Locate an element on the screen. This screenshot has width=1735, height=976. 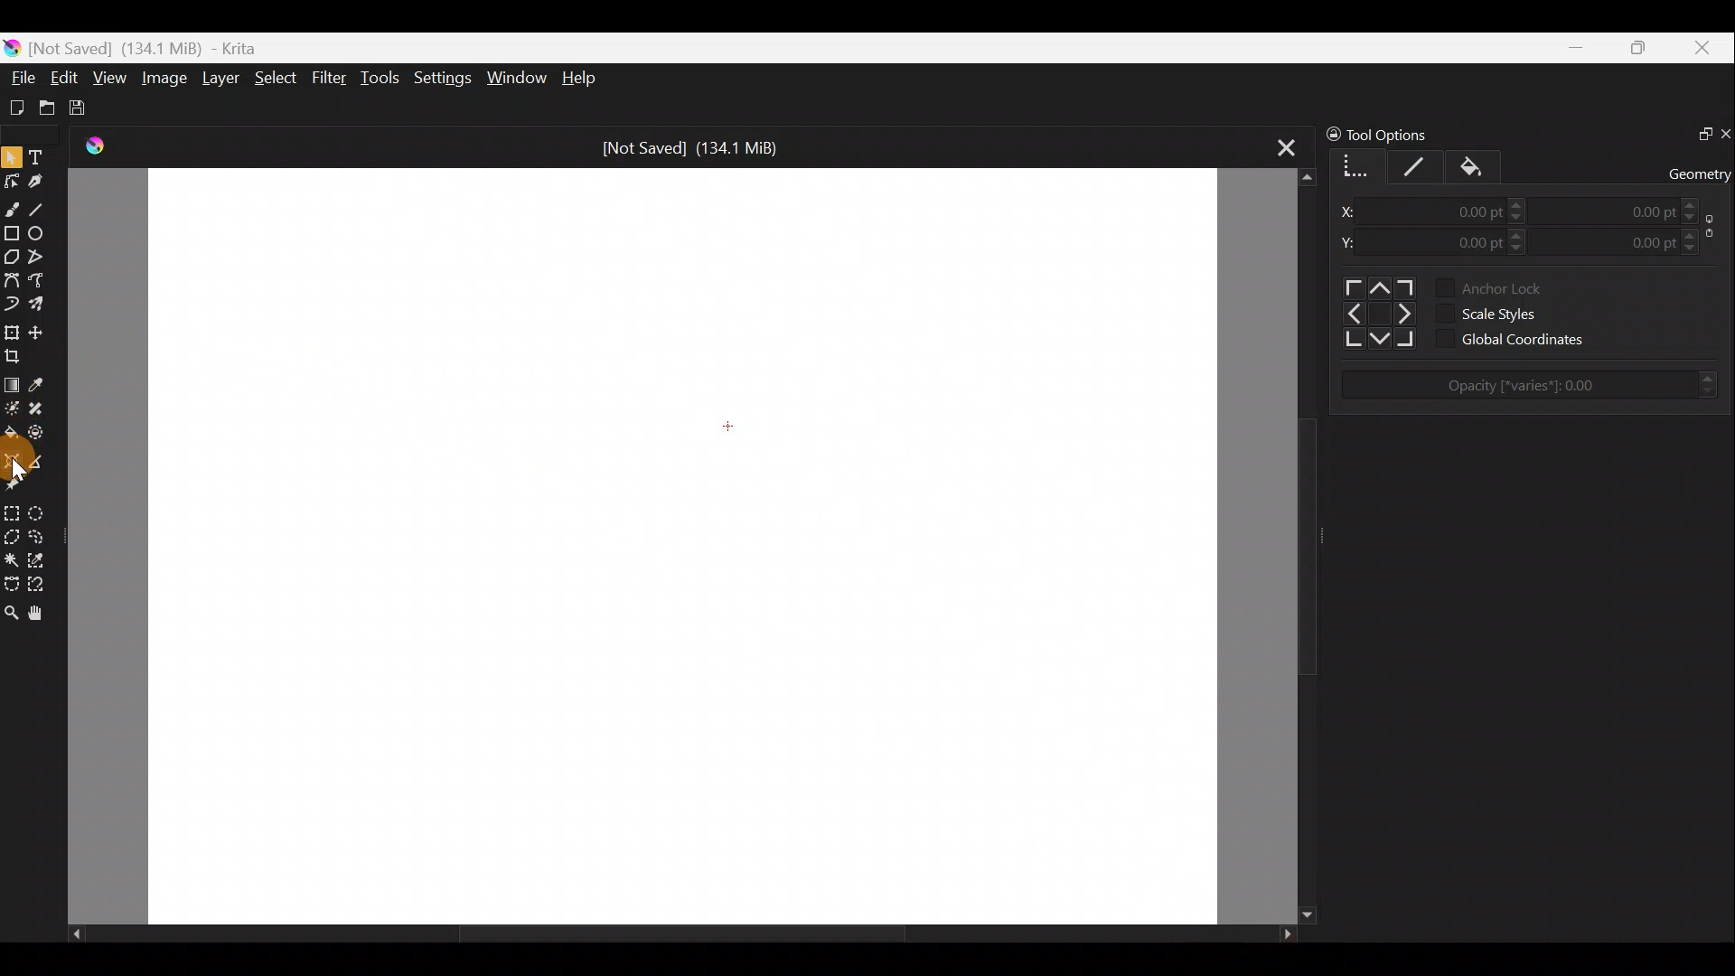
Transform a layer/selection is located at coordinates (13, 330).